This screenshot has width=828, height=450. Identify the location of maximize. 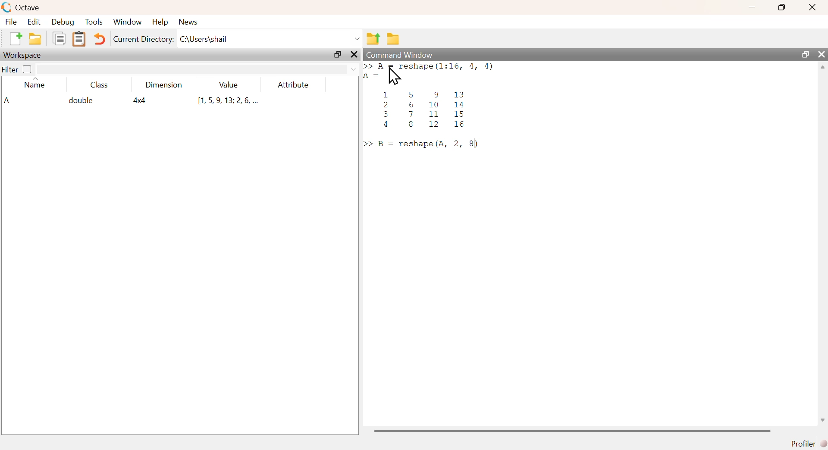
(780, 7).